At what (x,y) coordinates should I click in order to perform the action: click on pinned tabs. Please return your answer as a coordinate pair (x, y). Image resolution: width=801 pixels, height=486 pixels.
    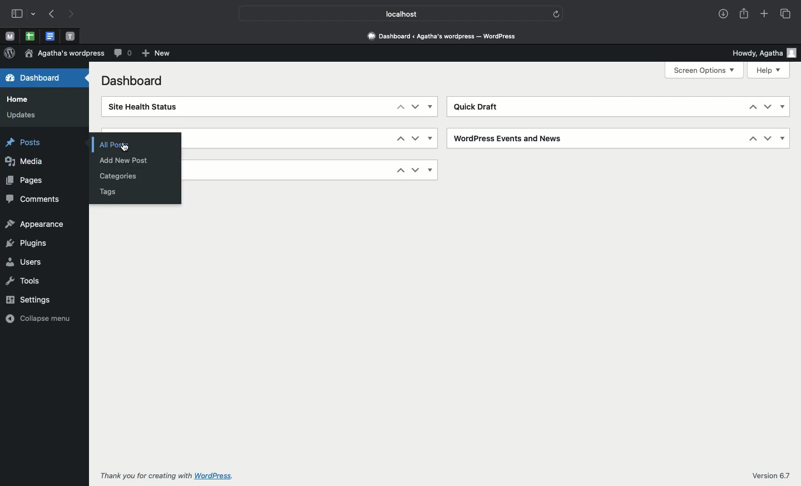
    Looking at the image, I should click on (72, 37).